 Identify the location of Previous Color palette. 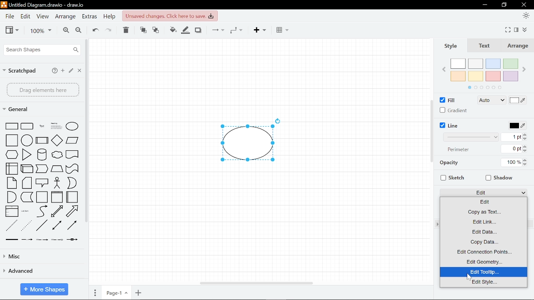
(443, 69).